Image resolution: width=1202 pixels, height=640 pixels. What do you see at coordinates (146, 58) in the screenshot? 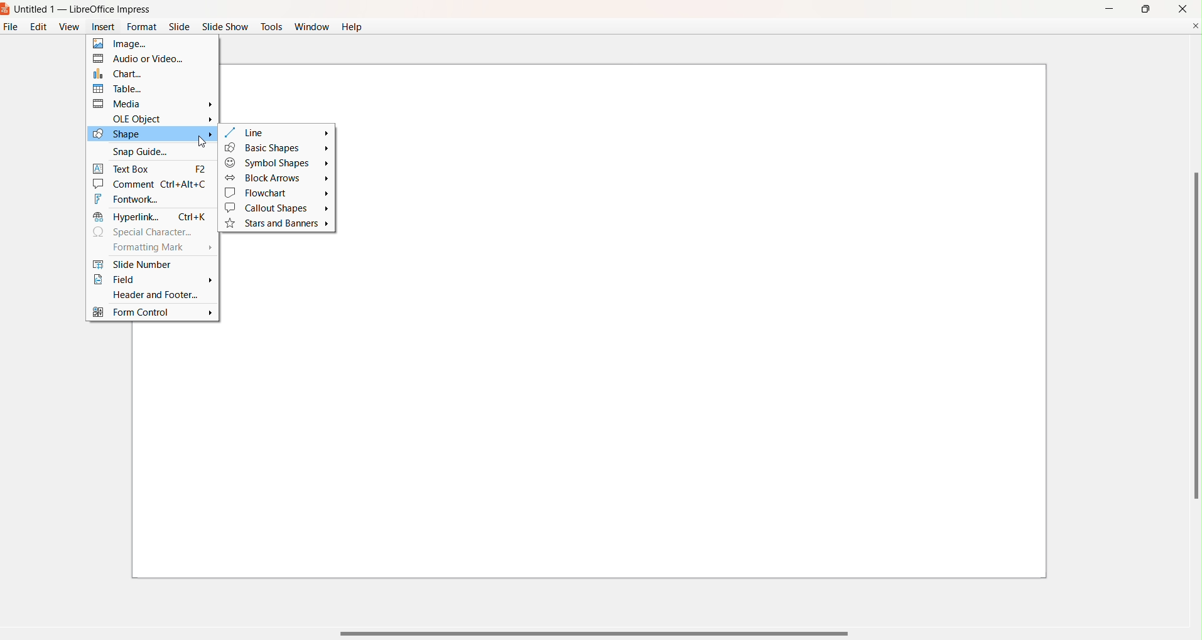
I see `Audio or Video` at bounding box center [146, 58].